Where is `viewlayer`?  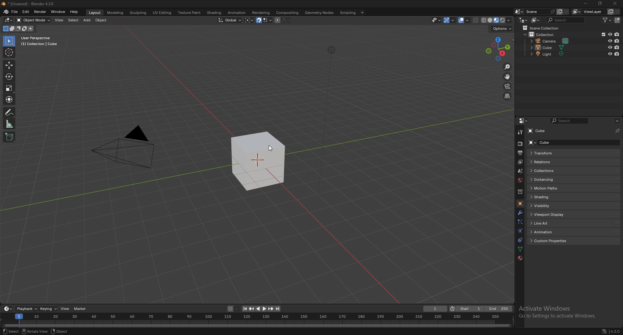
viewlayer is located at coordinates (521, 162).